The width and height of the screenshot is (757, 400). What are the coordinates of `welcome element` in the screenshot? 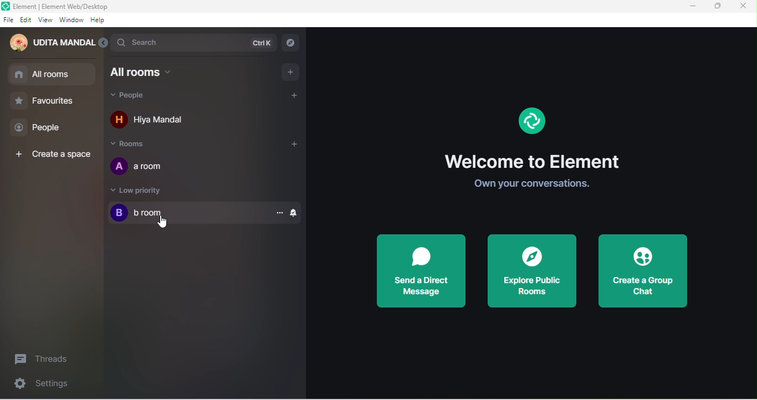 It's located at (533, 171).